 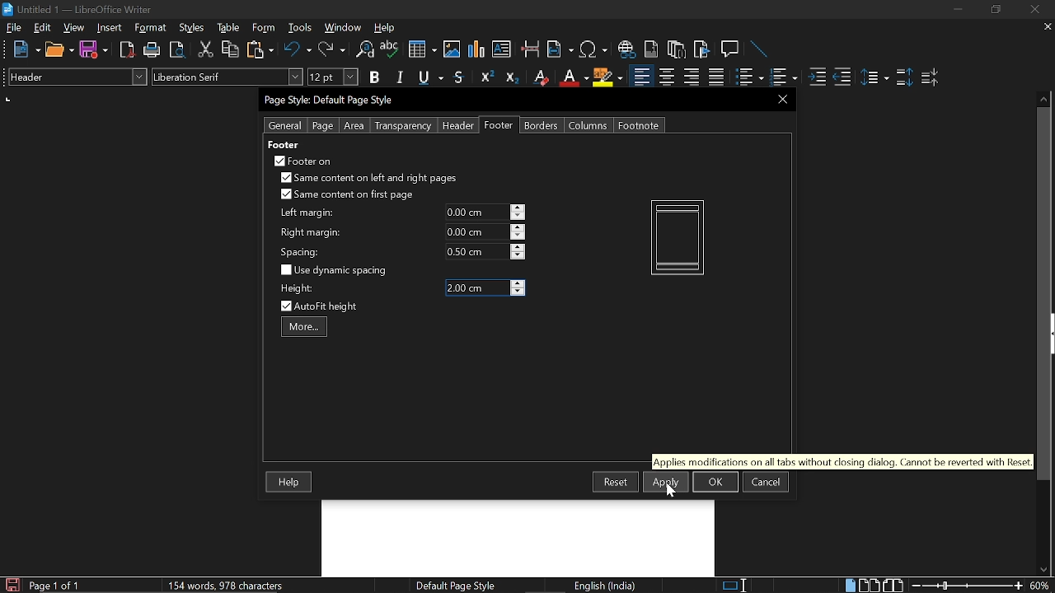 What do you see at coordinates (453, 49) in the screenshot?
I see `Insert image` at bounding box center [453, 49].